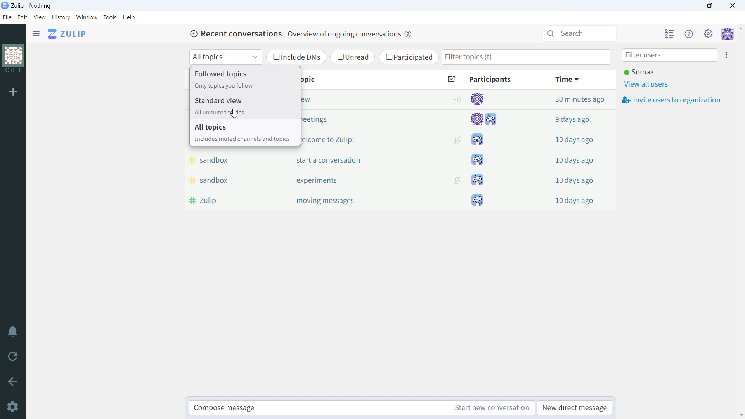 The height and width of the screenshot is (419, 745). What do you see at coordinates (347, 160) in the screenshot?
I see `start a conversation` at bounding box center [347, 160].